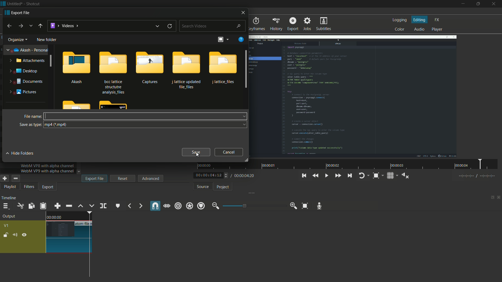 The width and height of the screenshot is (502, 282). Describe the element at coordinates (52, 61) in the screenshot. I see `scroll bar` at that location.